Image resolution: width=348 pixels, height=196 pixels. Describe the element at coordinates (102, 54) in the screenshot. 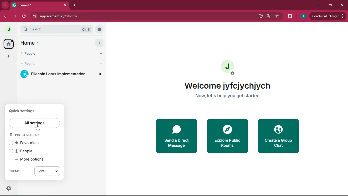

I see `add` at that location.